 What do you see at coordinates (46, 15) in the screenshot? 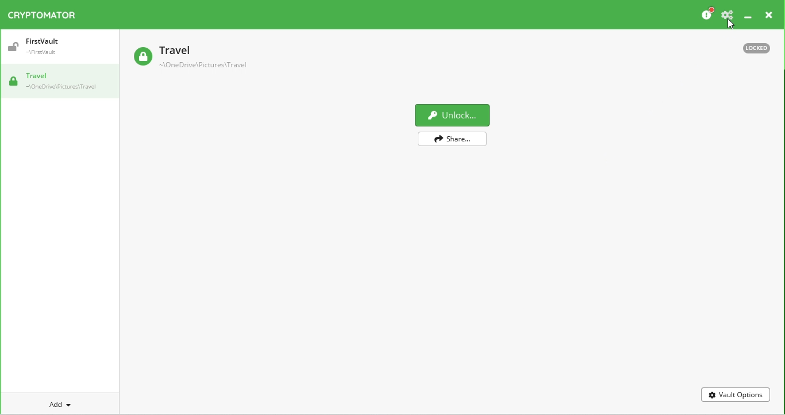
I see `Cryptomator` at bounding box center [46, 15].